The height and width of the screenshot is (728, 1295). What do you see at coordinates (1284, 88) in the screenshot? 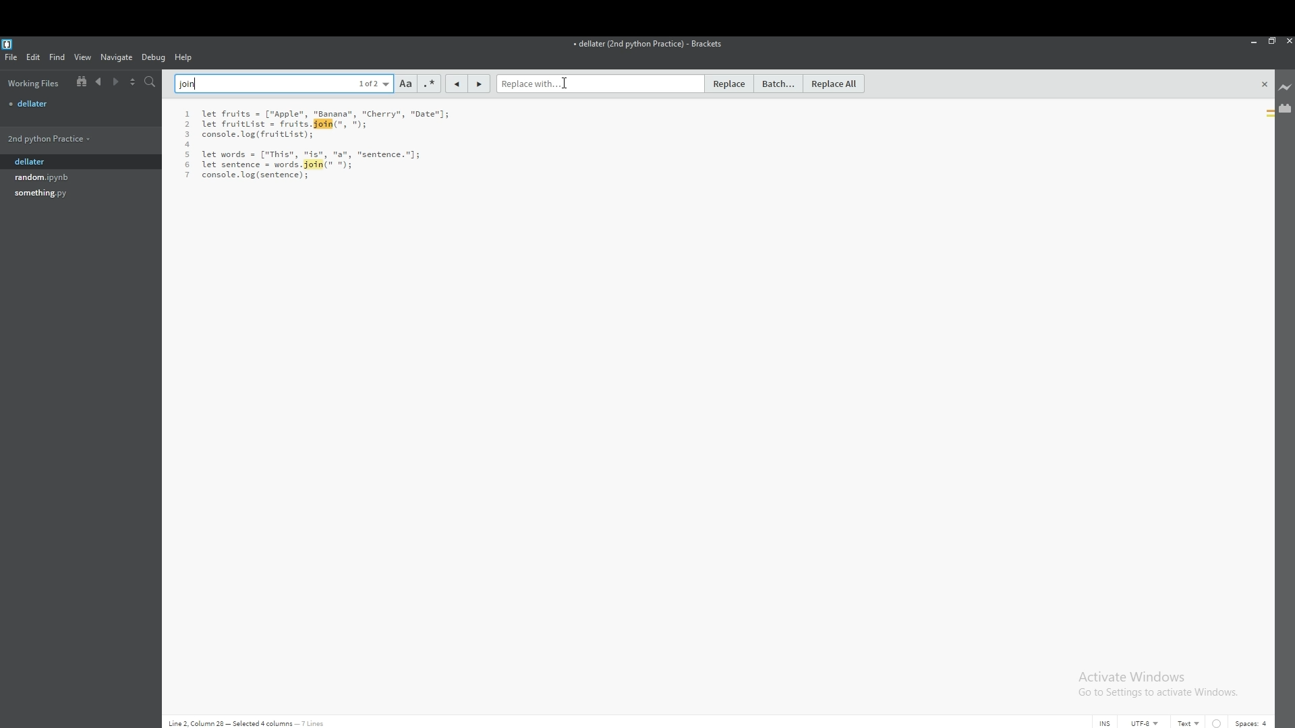
I see `live preview` at bounding box center [1284, 88].